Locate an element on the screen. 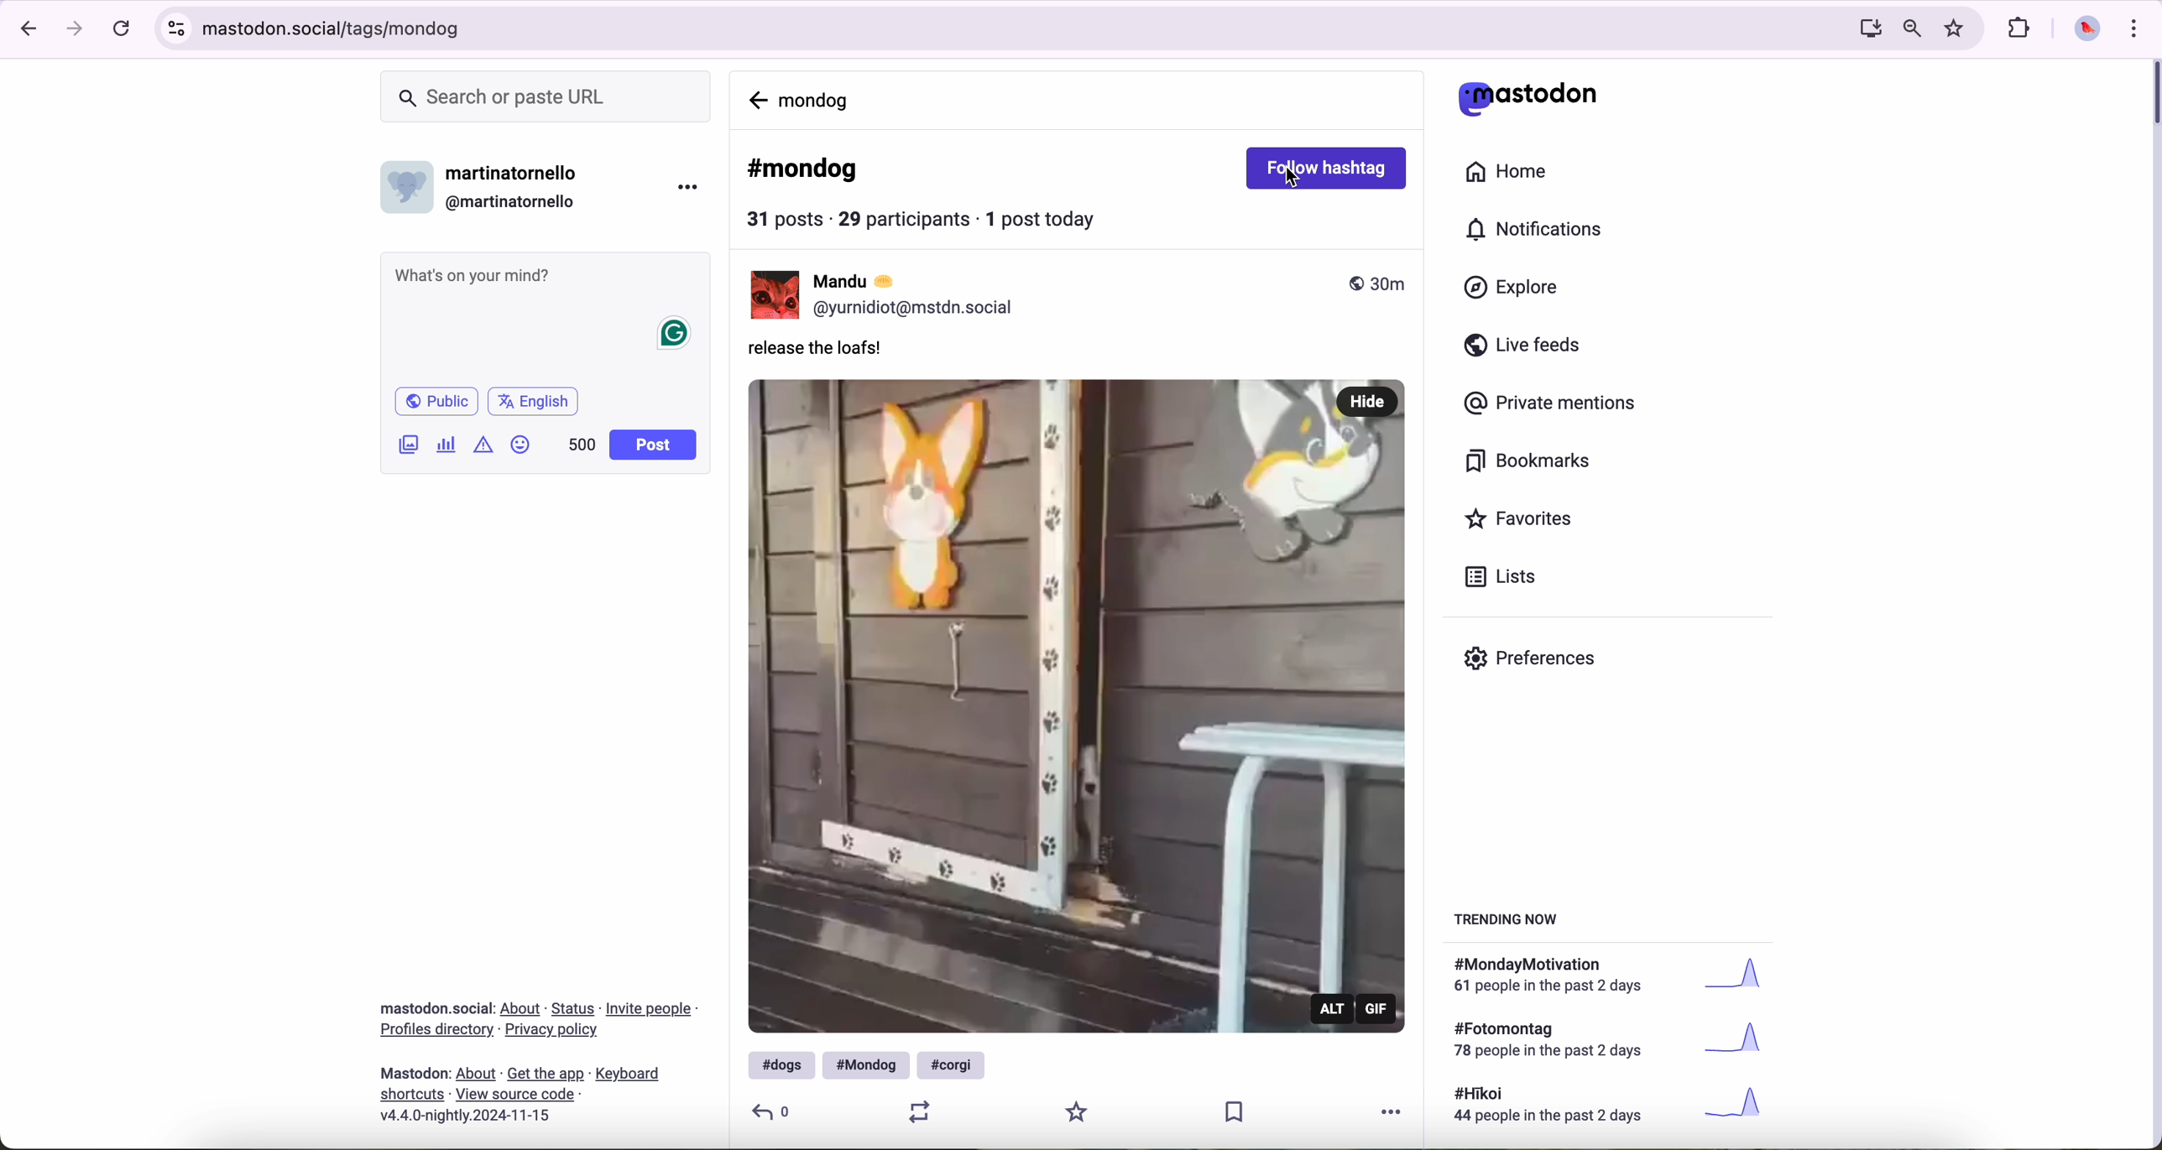 The width and height of the screenshot is (2162, 1150). Mastodon social is located at coordinates (432, 1008).